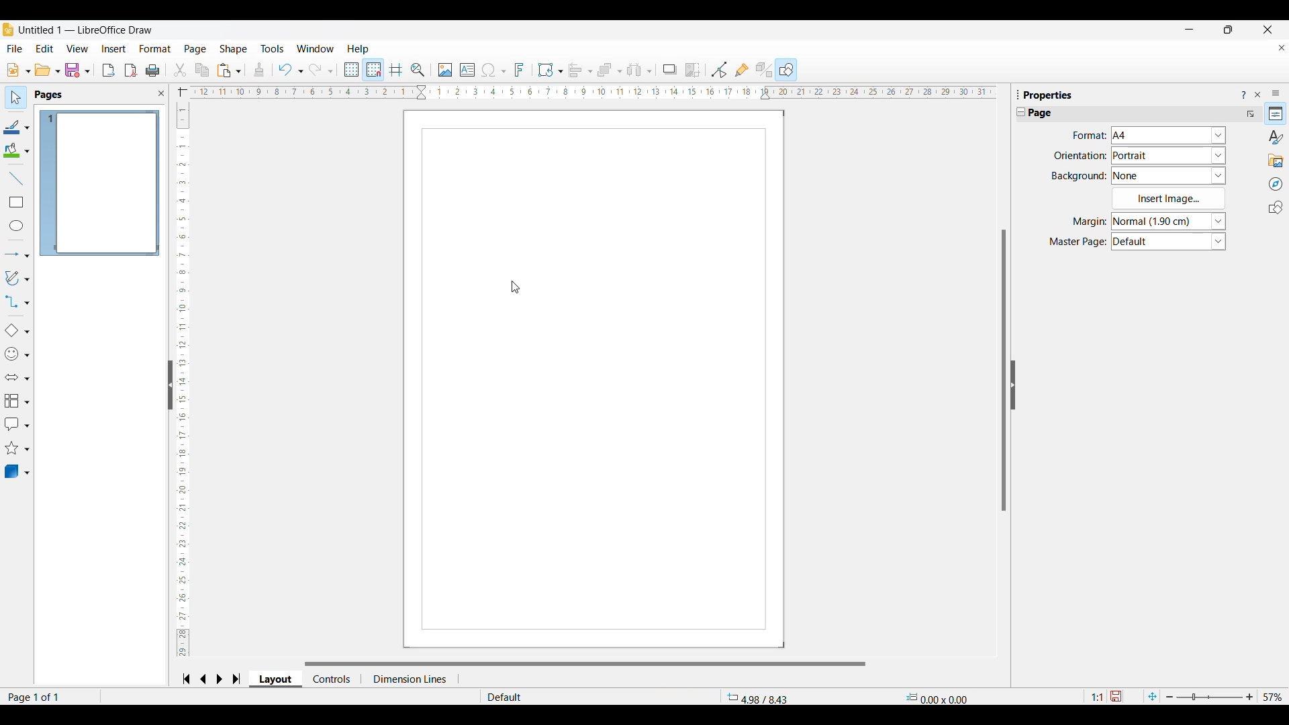  What do you see at coordinates (493, 70) in the screenshot?
I see `Insert special character options` at bounding box center [493, 70].